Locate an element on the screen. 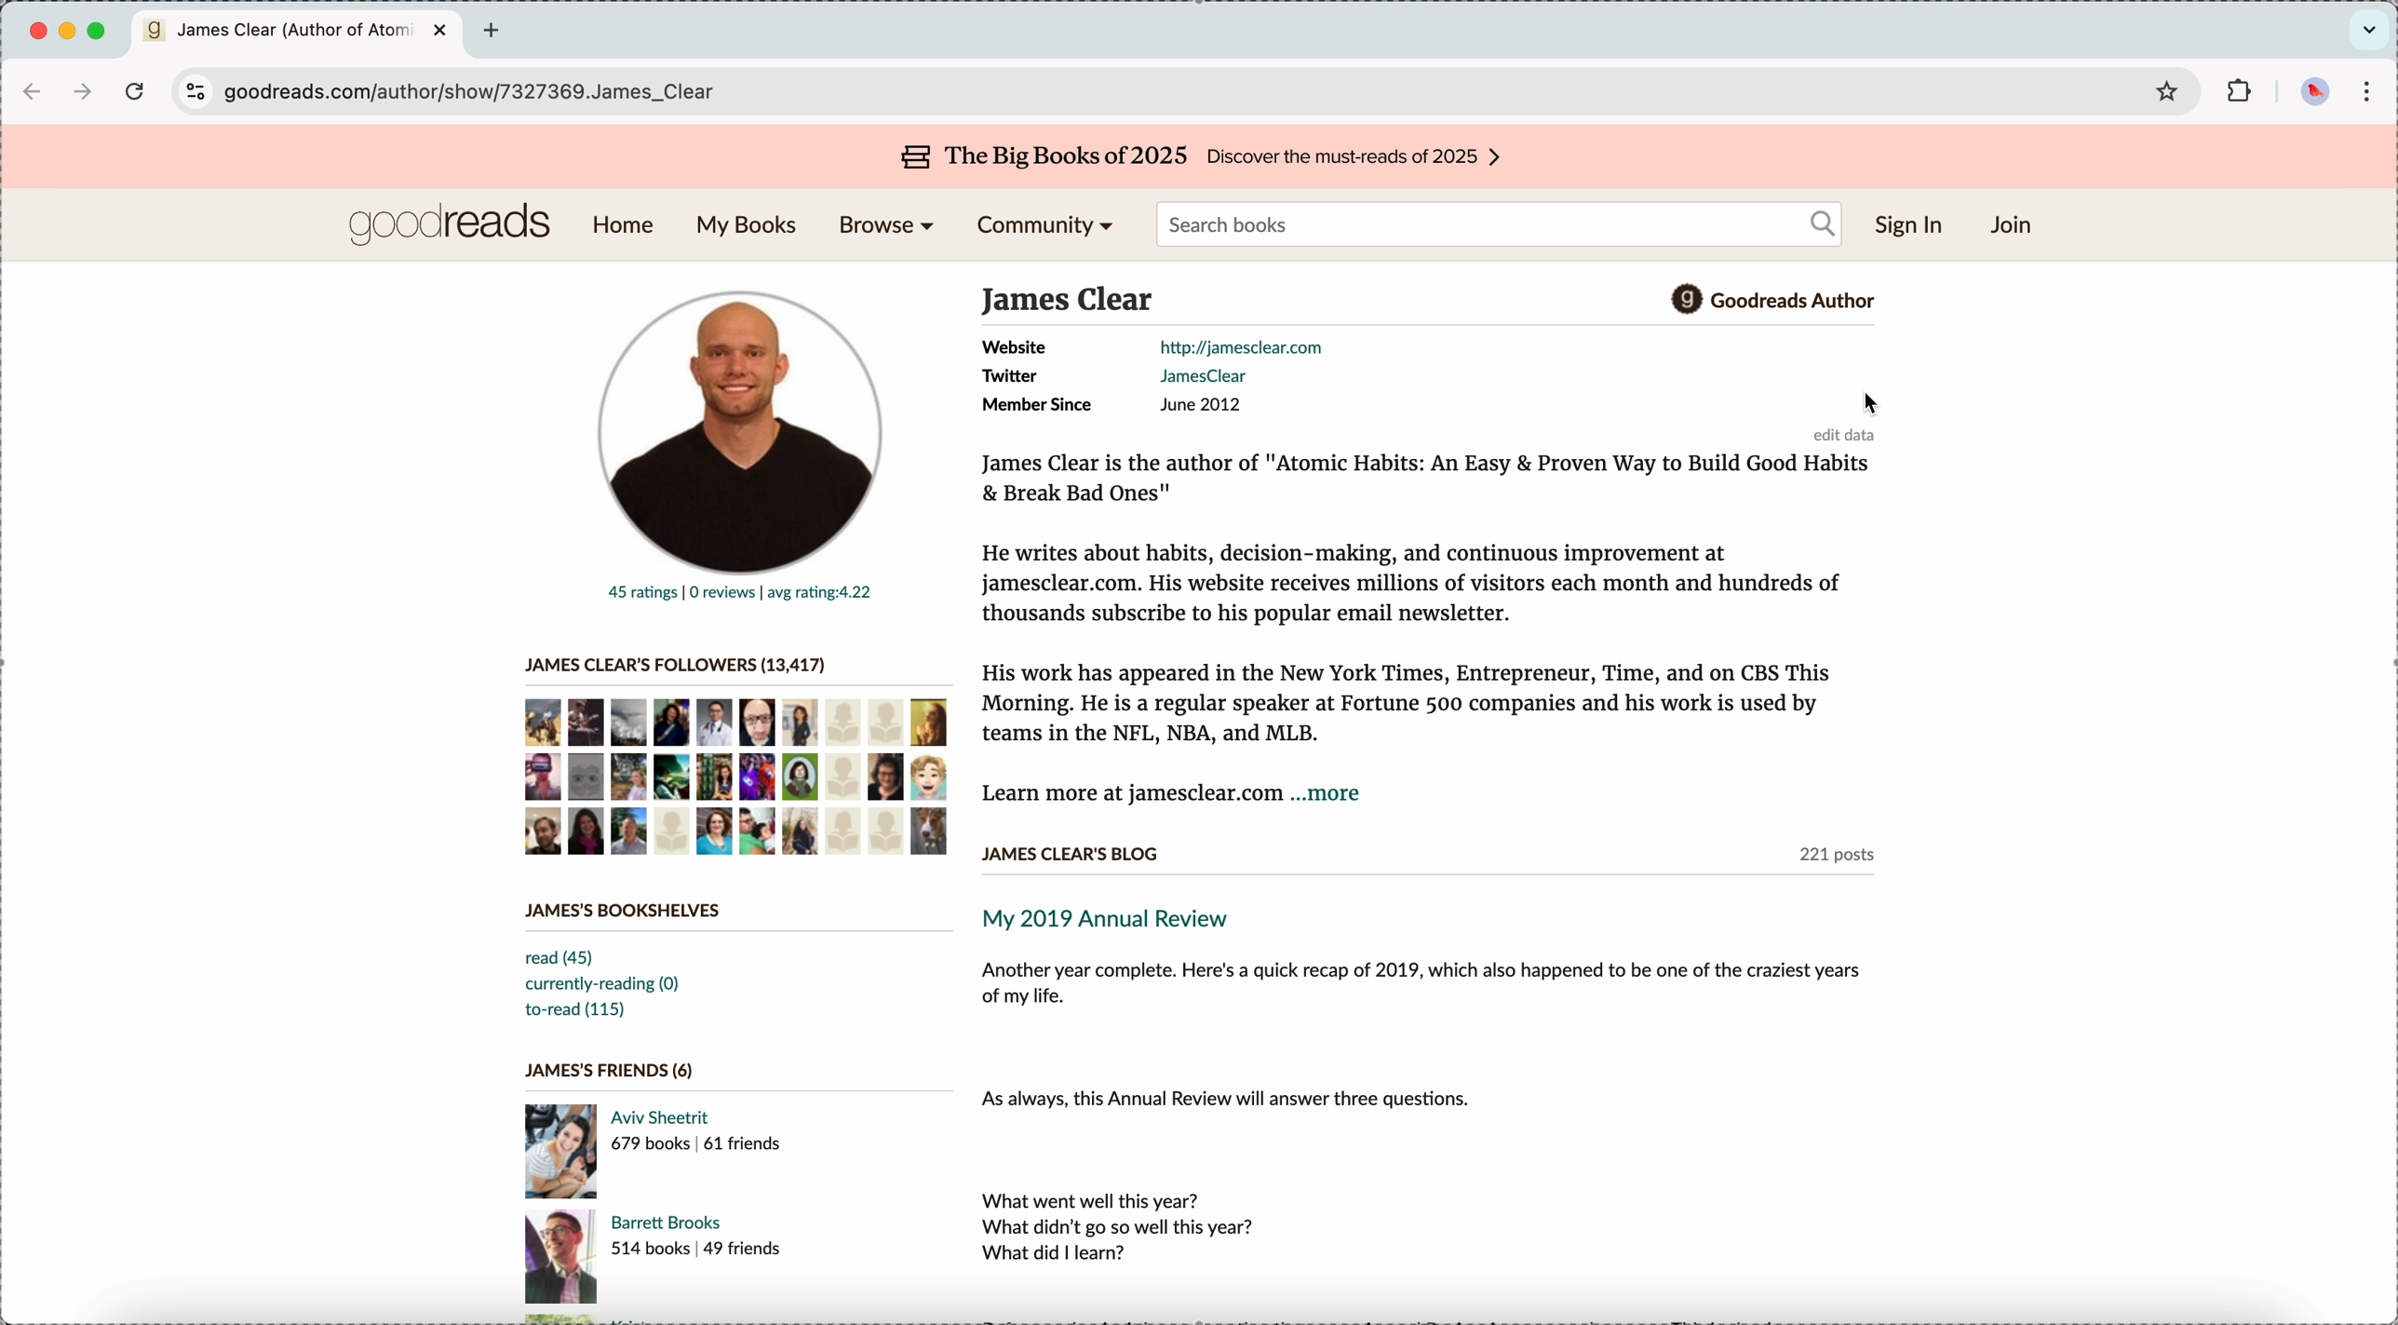 The height and width of the screenshot is (1325, 2398). cursor is located at coordinates (1872, 403).